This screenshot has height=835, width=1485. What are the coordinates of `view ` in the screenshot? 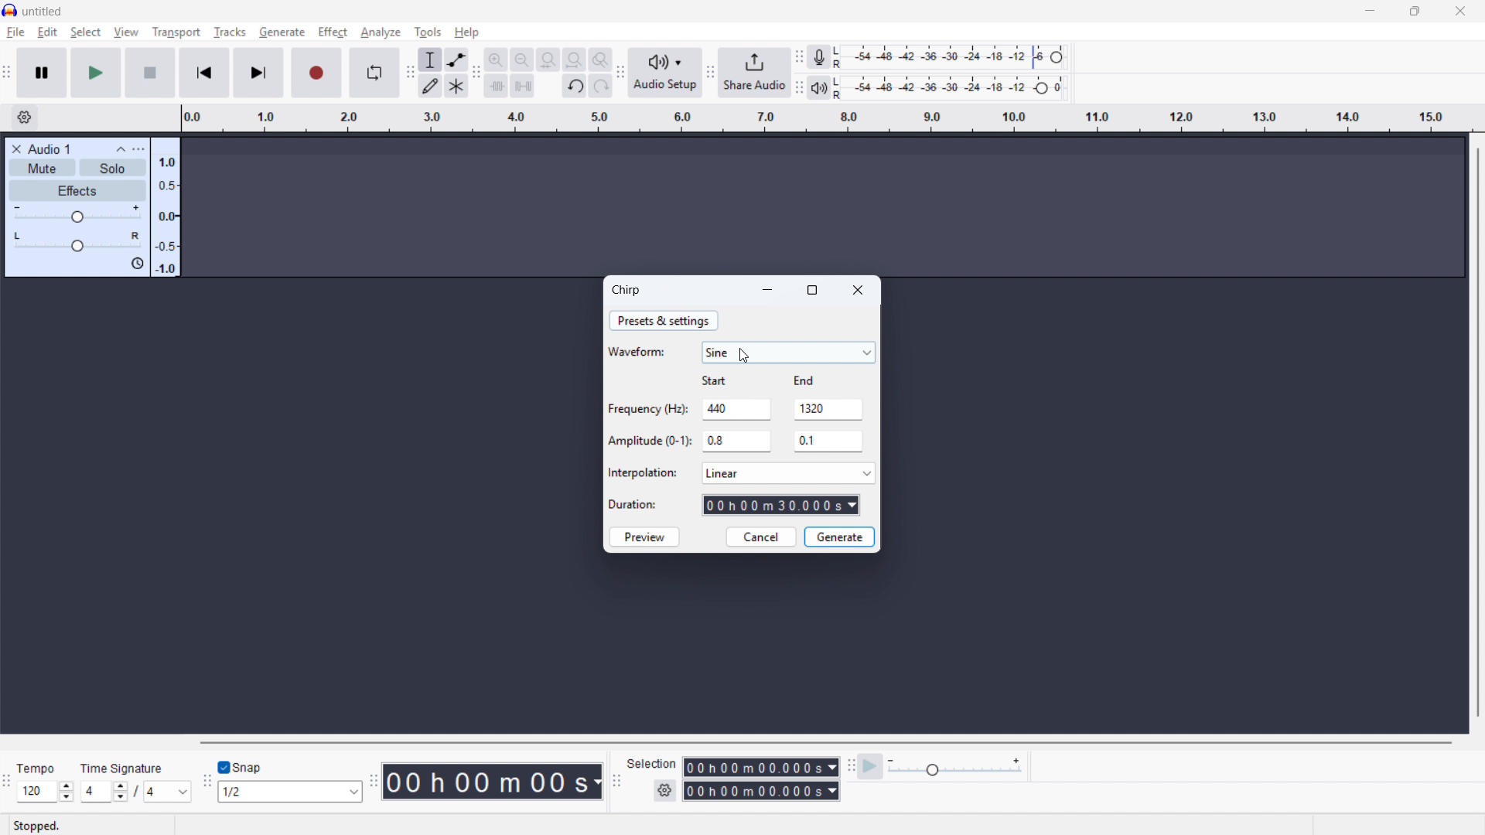 It's located at (126, 32).